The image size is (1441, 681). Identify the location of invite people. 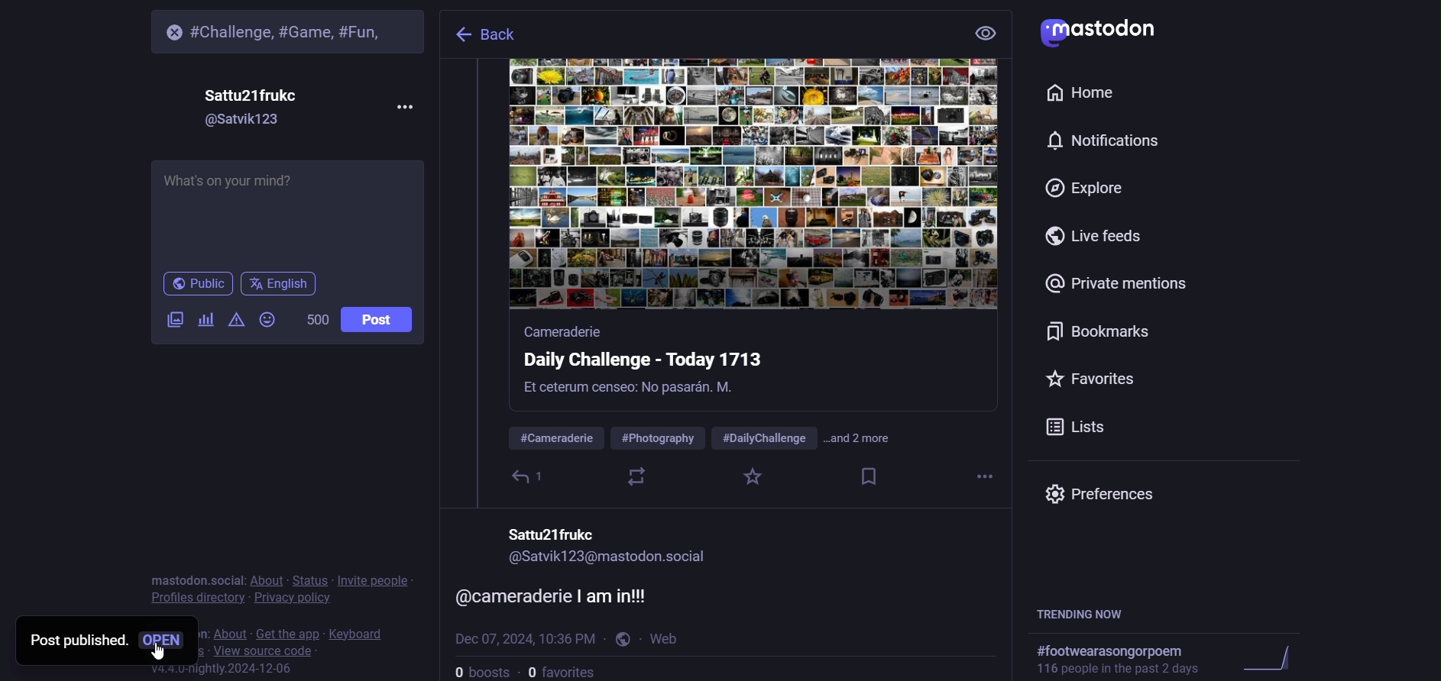
(376, 581).